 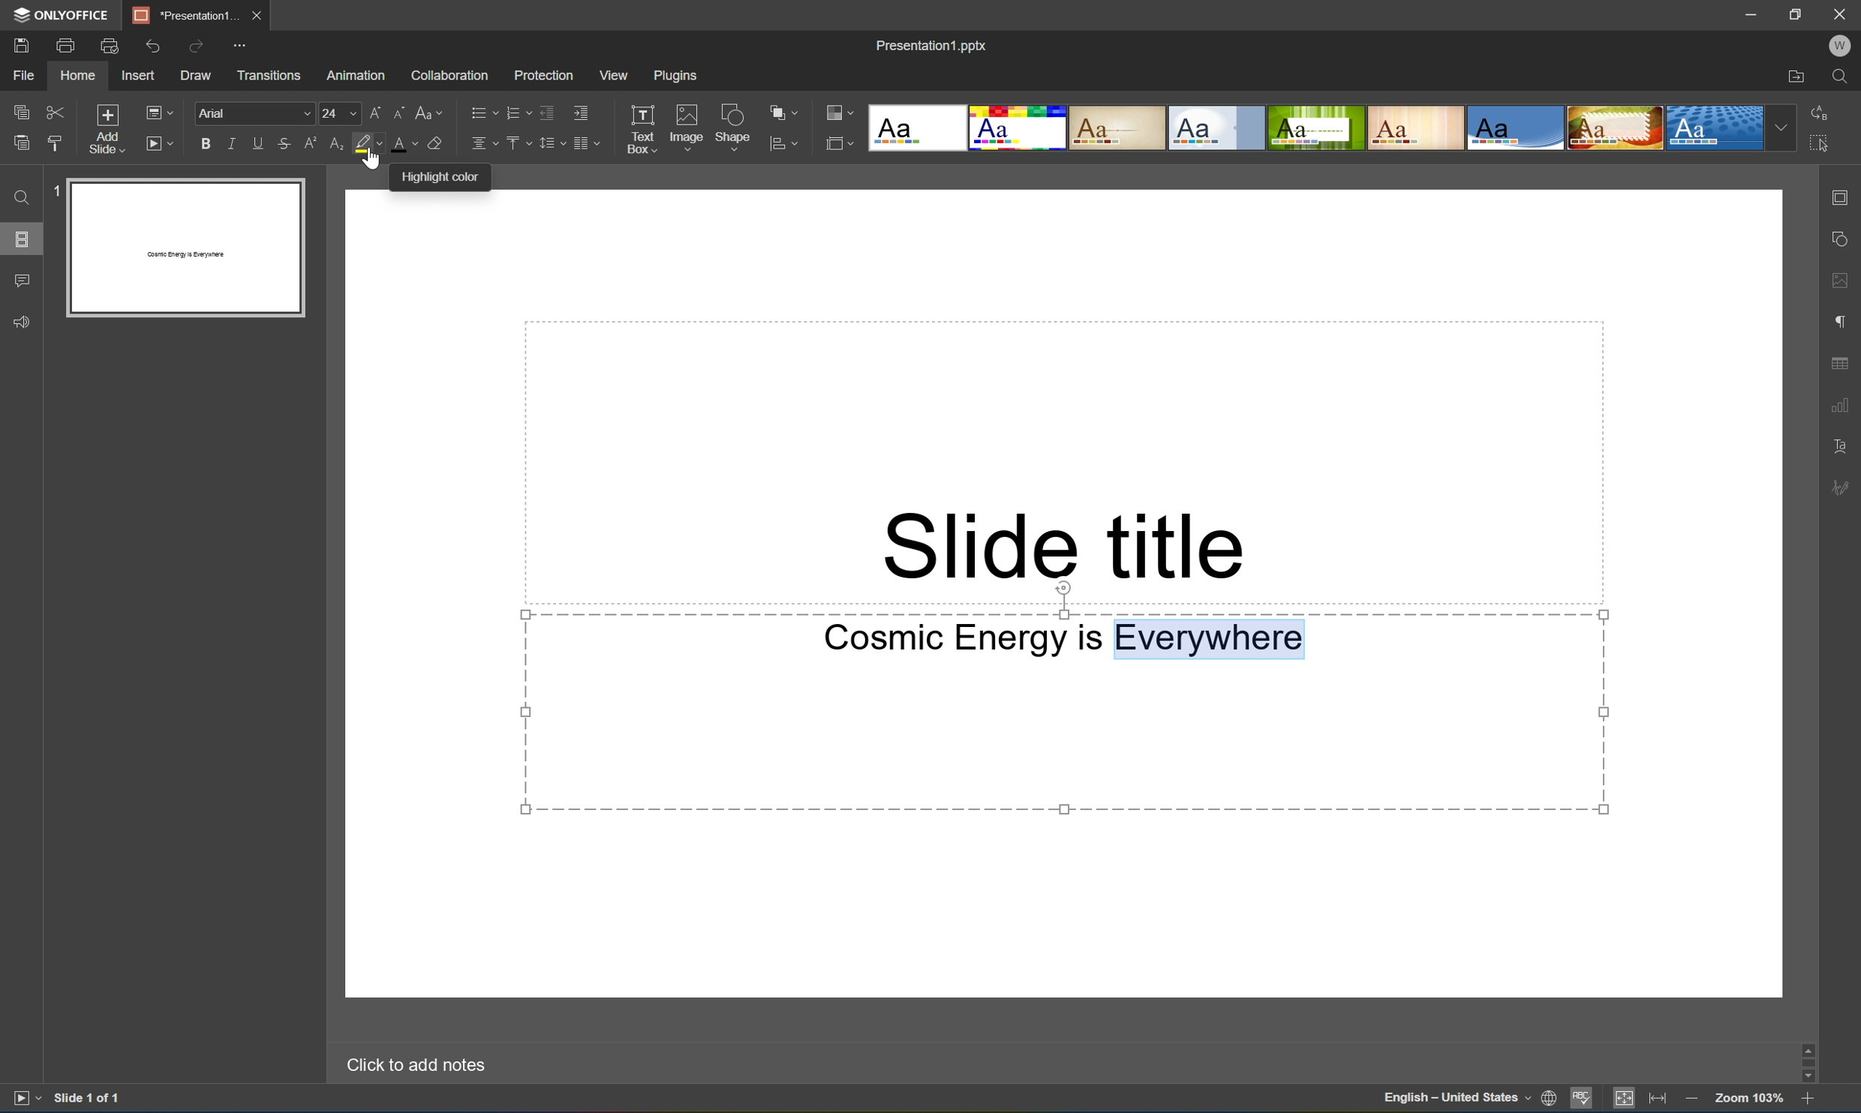 What do you see at coordinates (435, 142) in the screenshot?
I see `Clear style` at bounding box center [435, 142].